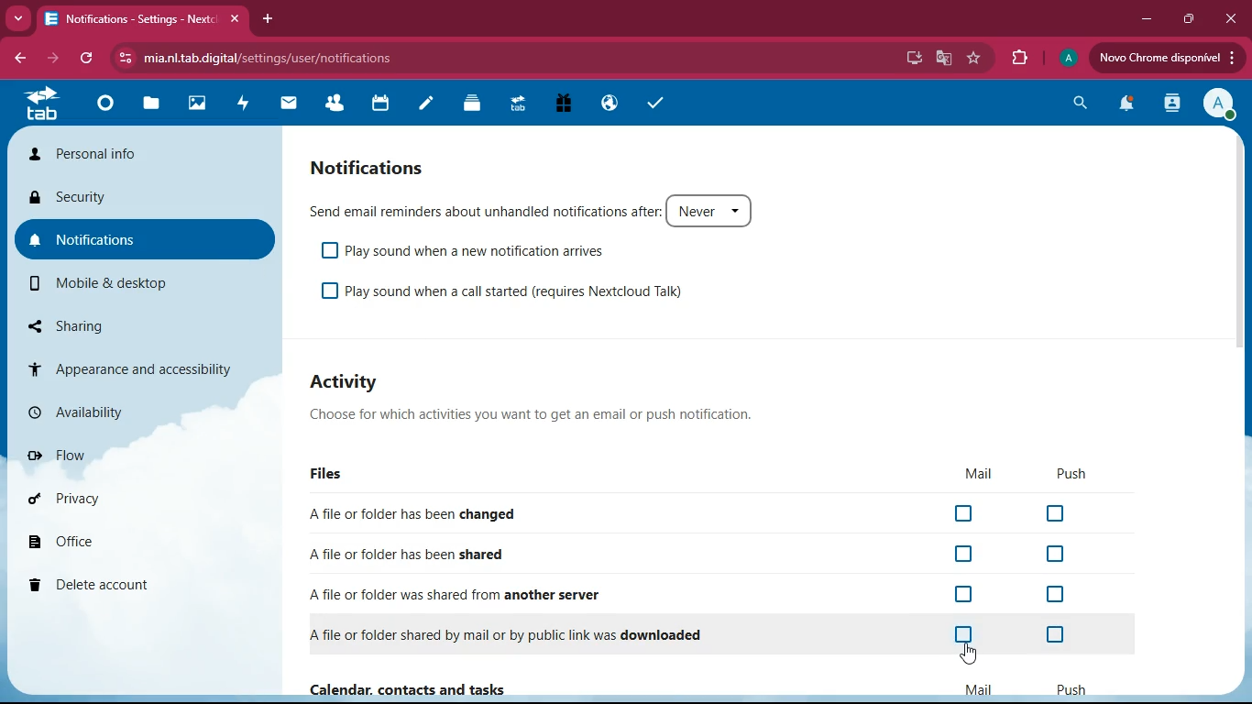 This screenshot has width=1252, height=704. What do you see at coordinates (151, 237) in the screenshot?
I see `notifications` at bounding box center [151, 237].